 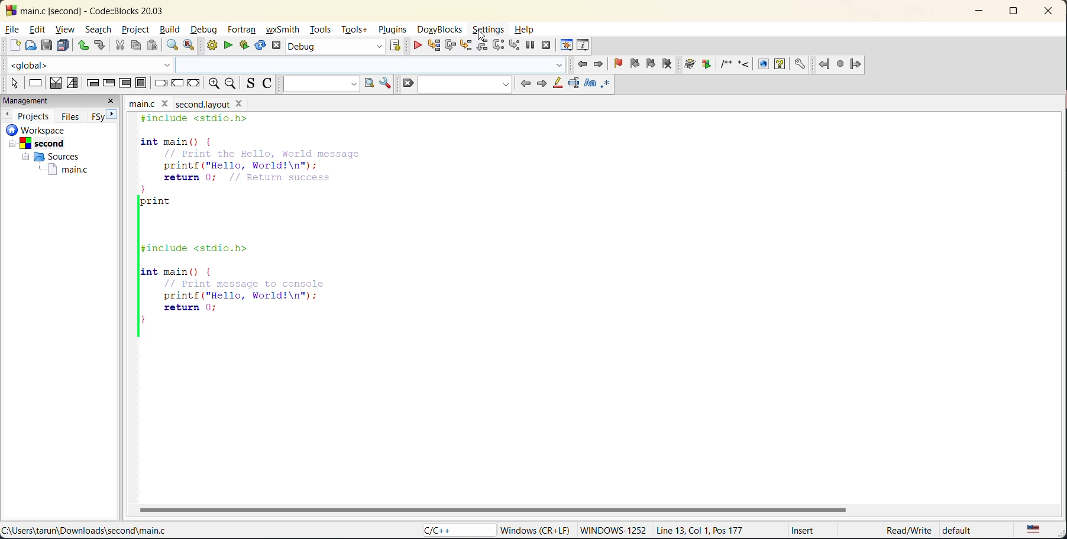 I want to click on debug, so click(x=205, y=30).